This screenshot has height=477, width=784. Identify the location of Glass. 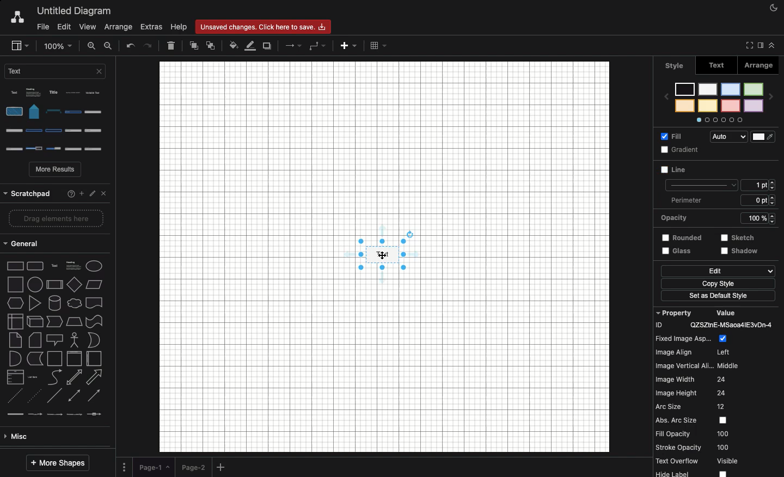
(677, 239).